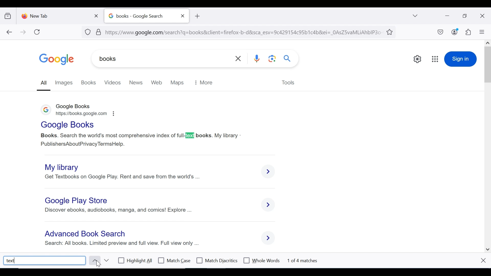  Describe the element at coordinates (205, 82) in the screenshot. I see `more` at that location.